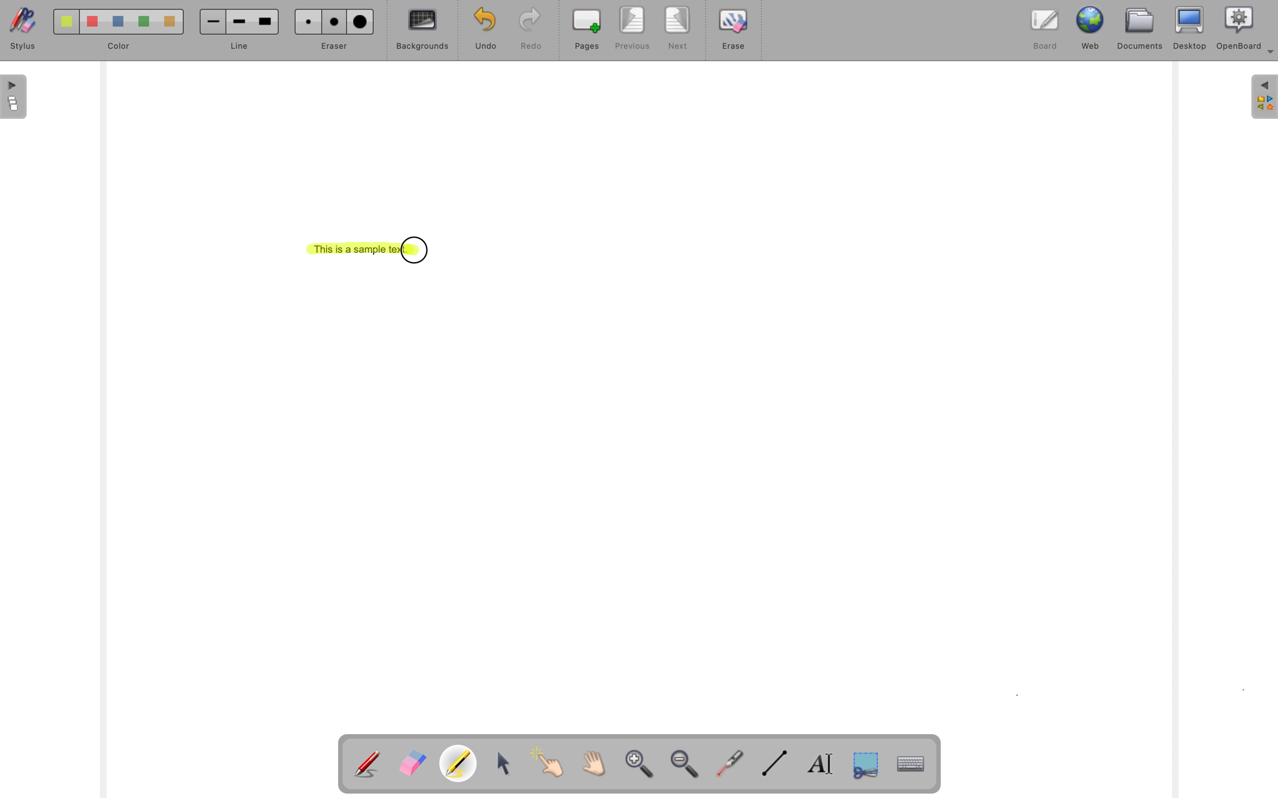 This screenshot has height=798, width=1278. Describe the element at coordinates (509, 761) in the screenshot. I see `select and modify objects` at that location.